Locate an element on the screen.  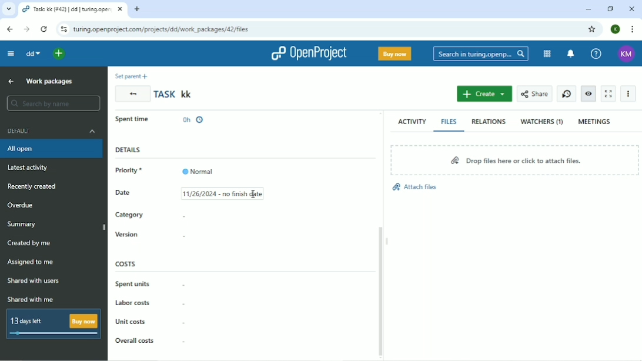
Priority * is located at coordinates (133, 171).